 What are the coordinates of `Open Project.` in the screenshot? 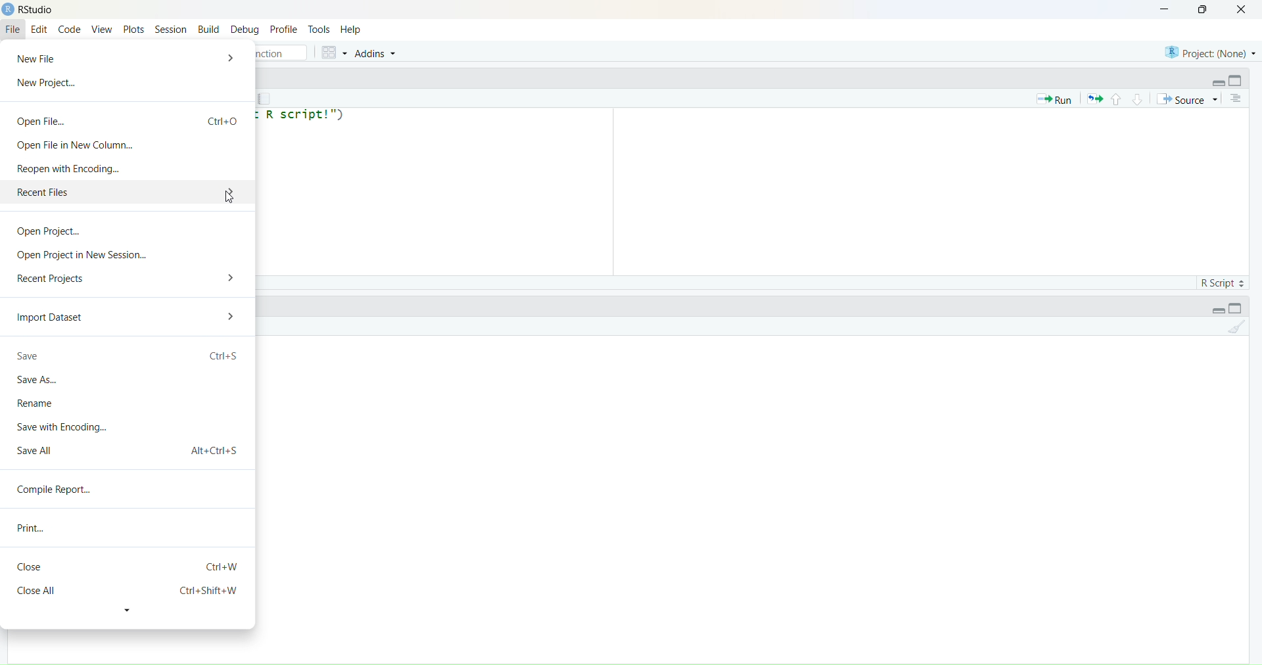 It's located at (49, 234).